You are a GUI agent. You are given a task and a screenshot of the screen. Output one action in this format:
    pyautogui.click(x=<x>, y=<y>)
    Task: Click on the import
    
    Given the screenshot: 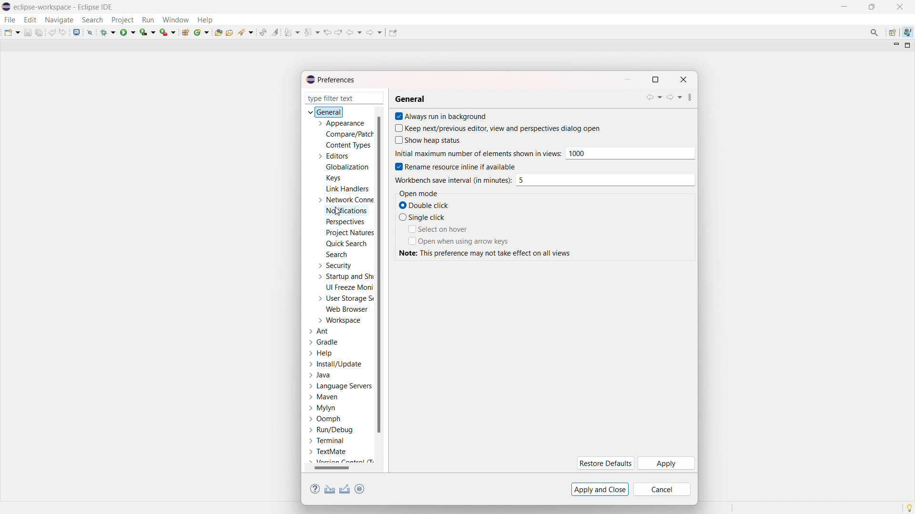 What is the action you would take?
    pyautogui.click(x=330, y=489)
    